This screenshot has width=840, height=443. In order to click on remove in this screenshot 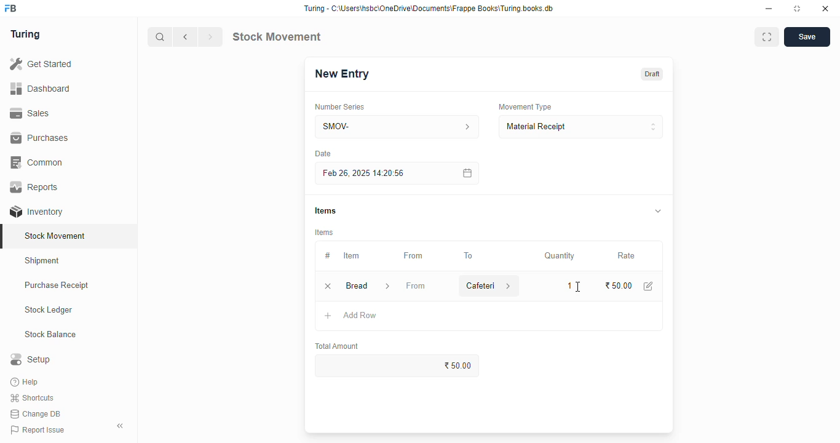, I will do `click(328, 287)`.